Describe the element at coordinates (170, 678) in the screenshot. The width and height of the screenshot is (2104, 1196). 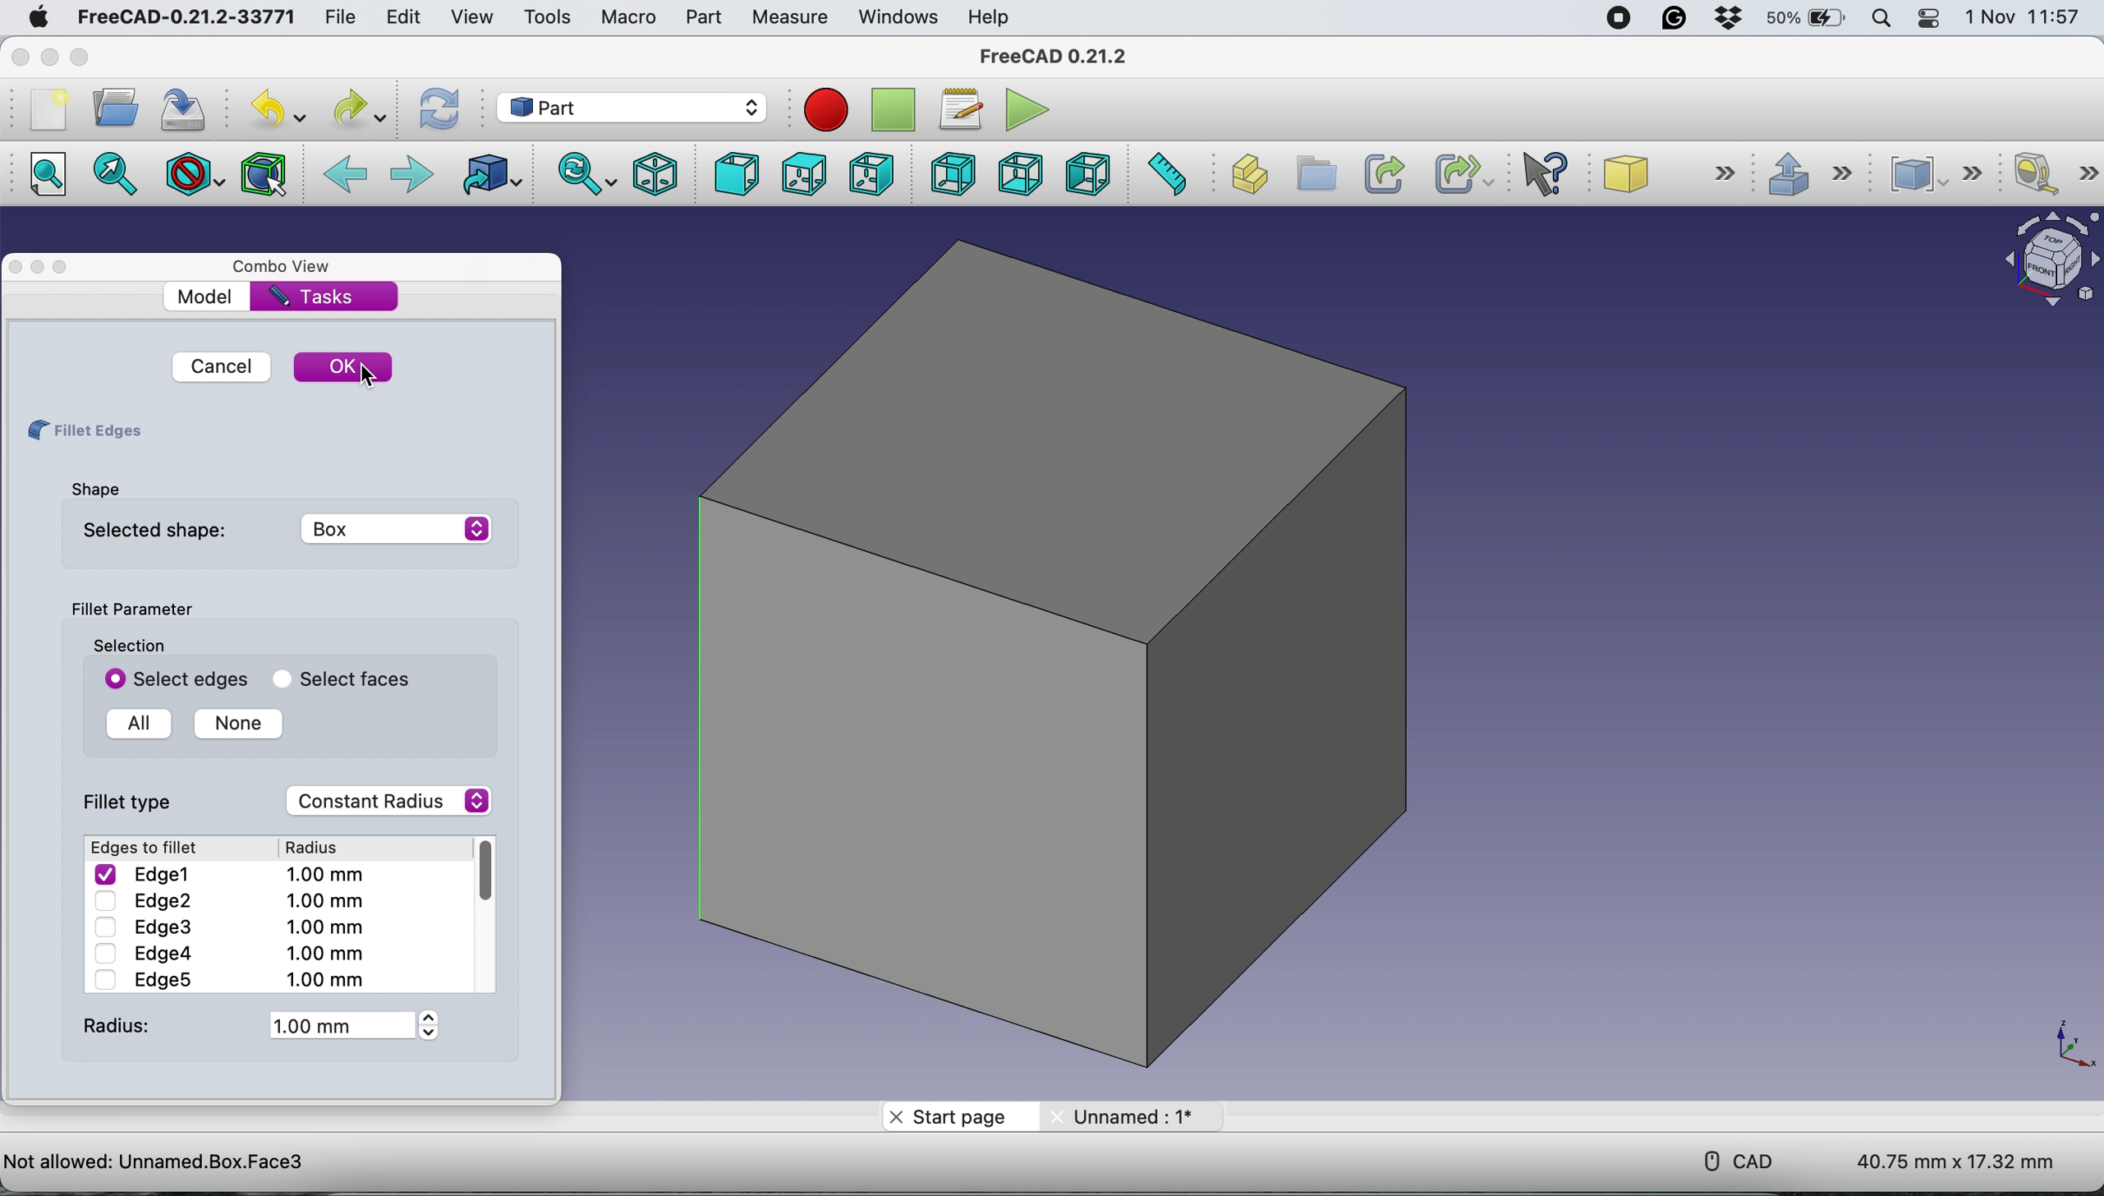
I see `Selected Edges` at that location.